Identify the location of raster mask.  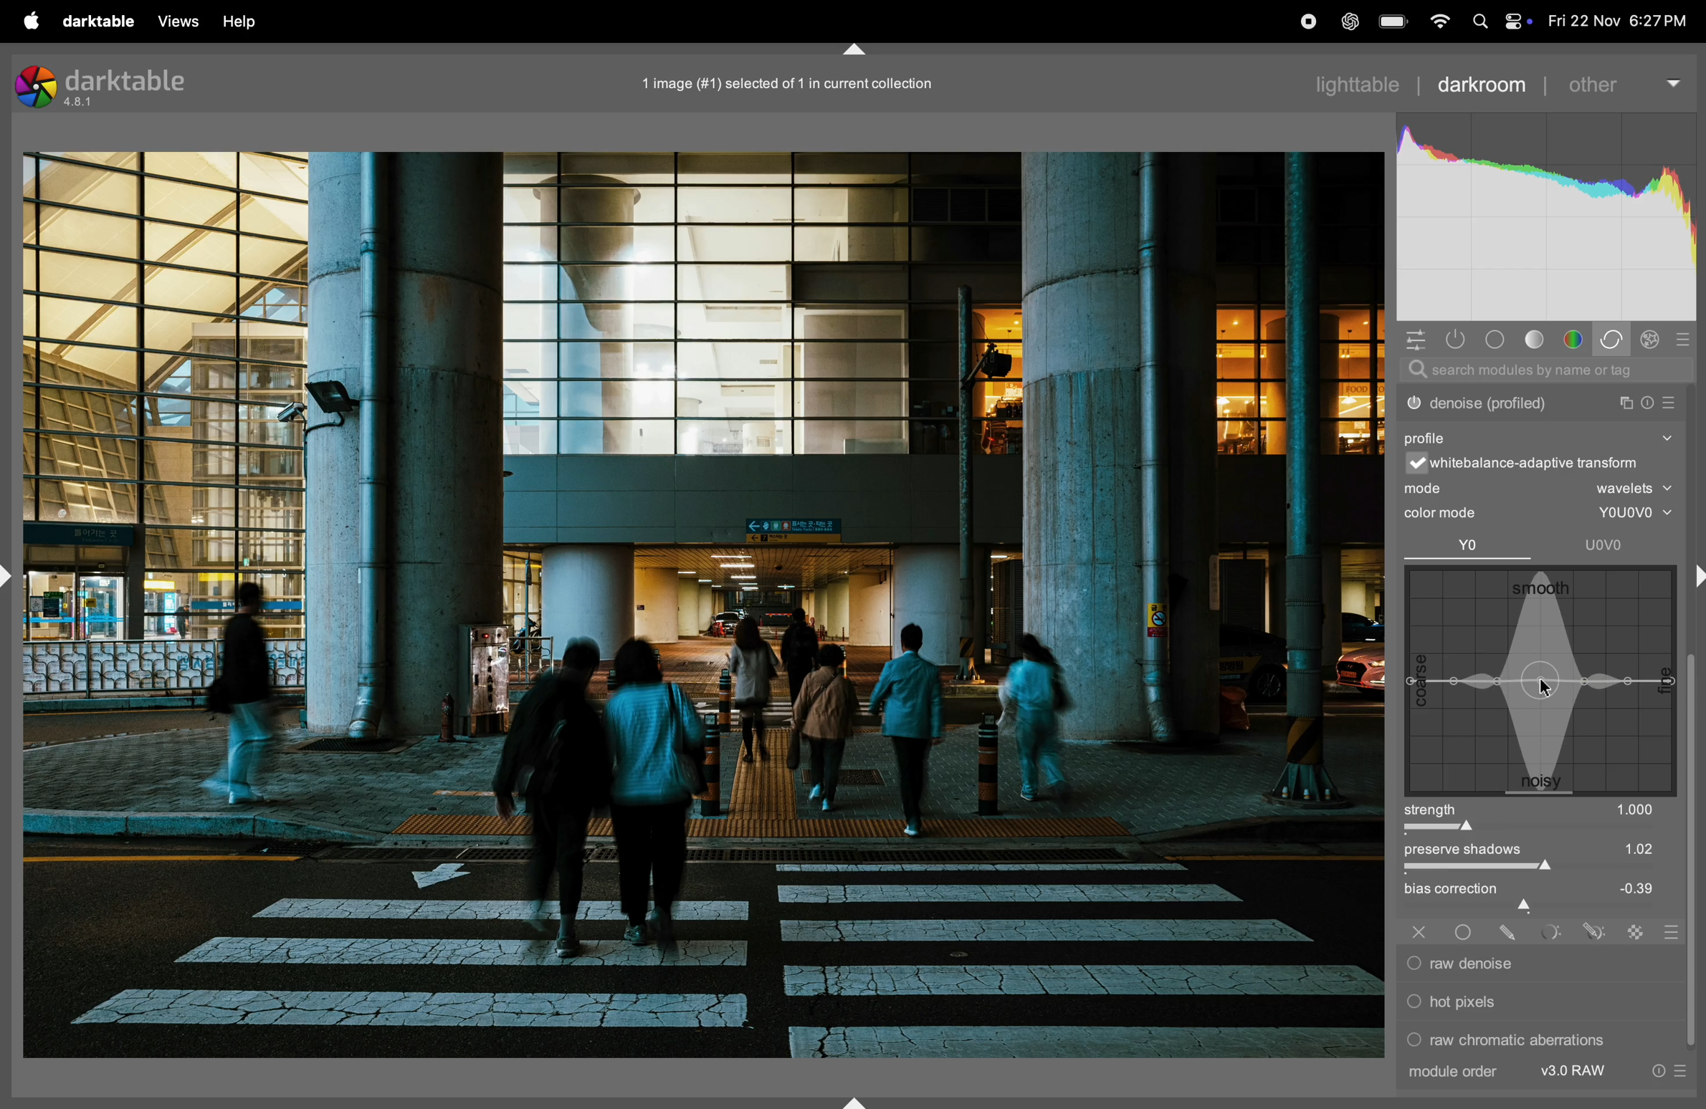
(1639, 931).